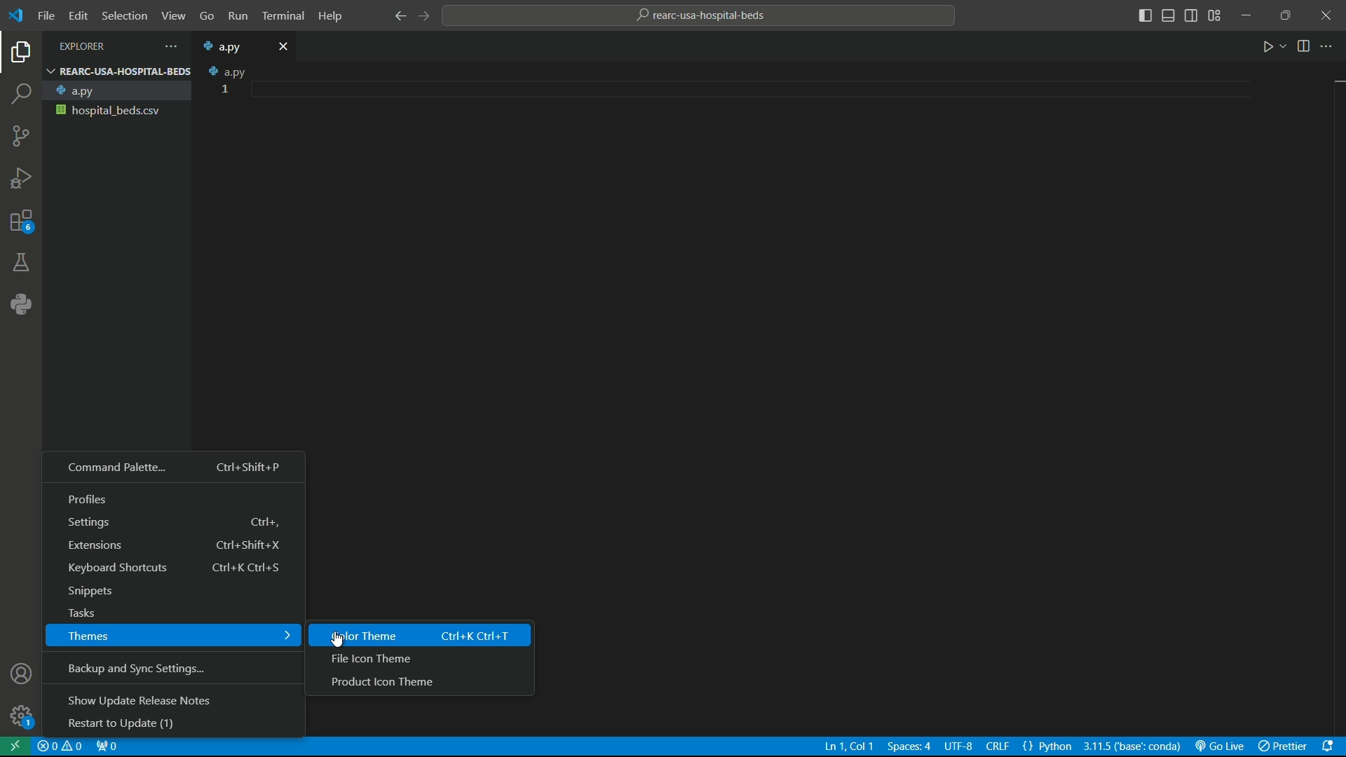 The image size is (1346, 757). What do you see at coordinates (20, 179) in the screenshot?
I see `run or debugging` at bounding box center [20, 179].